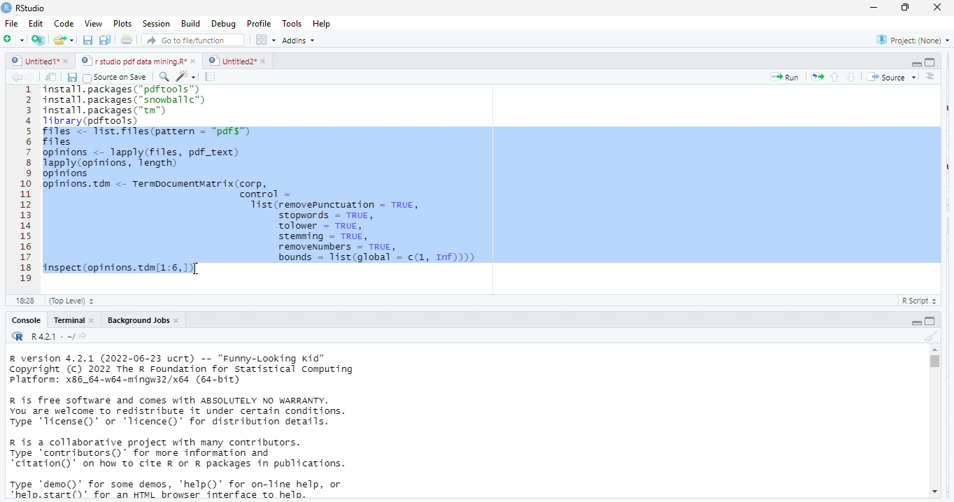 This screenshot has width=954, height=502. What do you see at coordinates (68, 320) in the screenshot?
I see `terminal` at bounding box center [68, 320].